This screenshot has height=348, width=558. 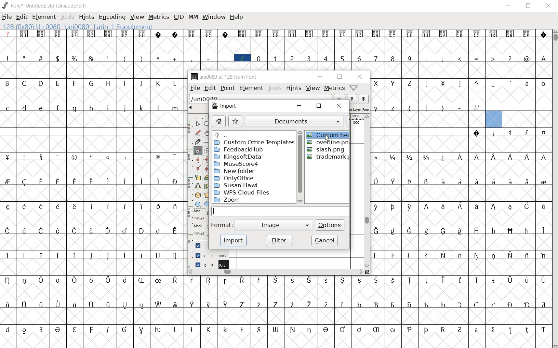 What do you see at coordinates (309, 280) in the screenshot?
I see `glyph` at bounding box center [309, 280].